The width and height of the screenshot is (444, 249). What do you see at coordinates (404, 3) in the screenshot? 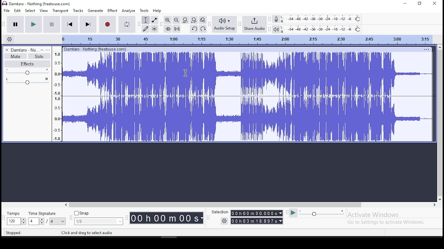
I see `minimize` at bounding box center [404, 3].